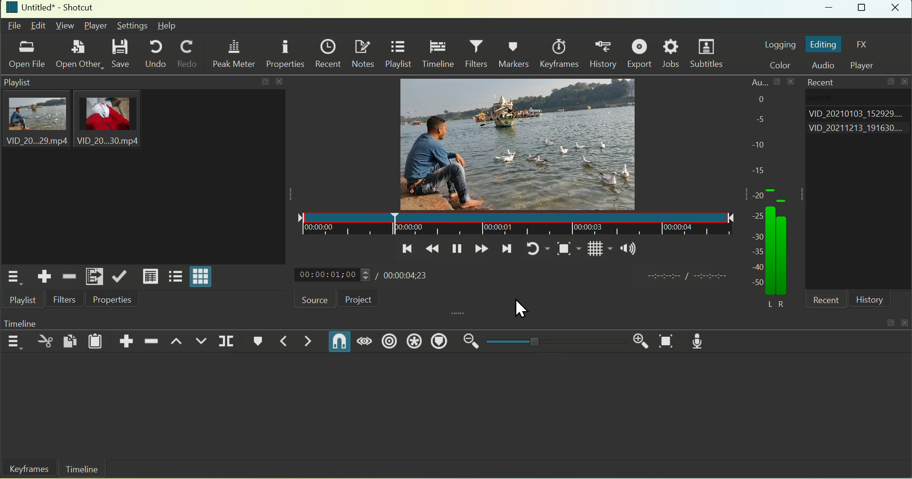 This screenshot has height=479, width=912. I want to click on Forward, so click(481, 249).